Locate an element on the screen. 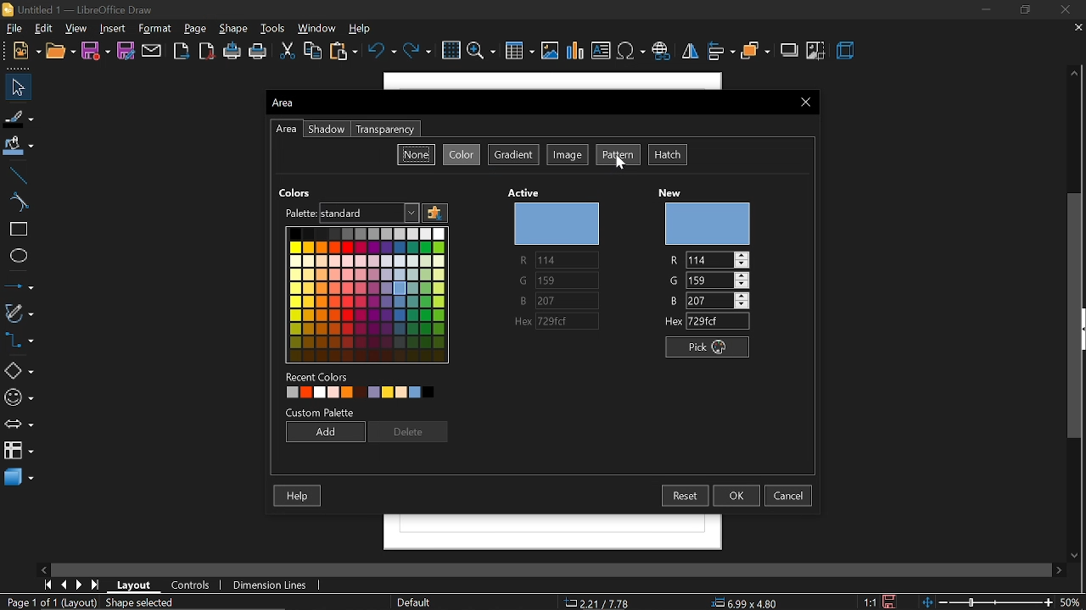 This screenshot has height=610, width=1086. grid is located at coordinates (452, 50).